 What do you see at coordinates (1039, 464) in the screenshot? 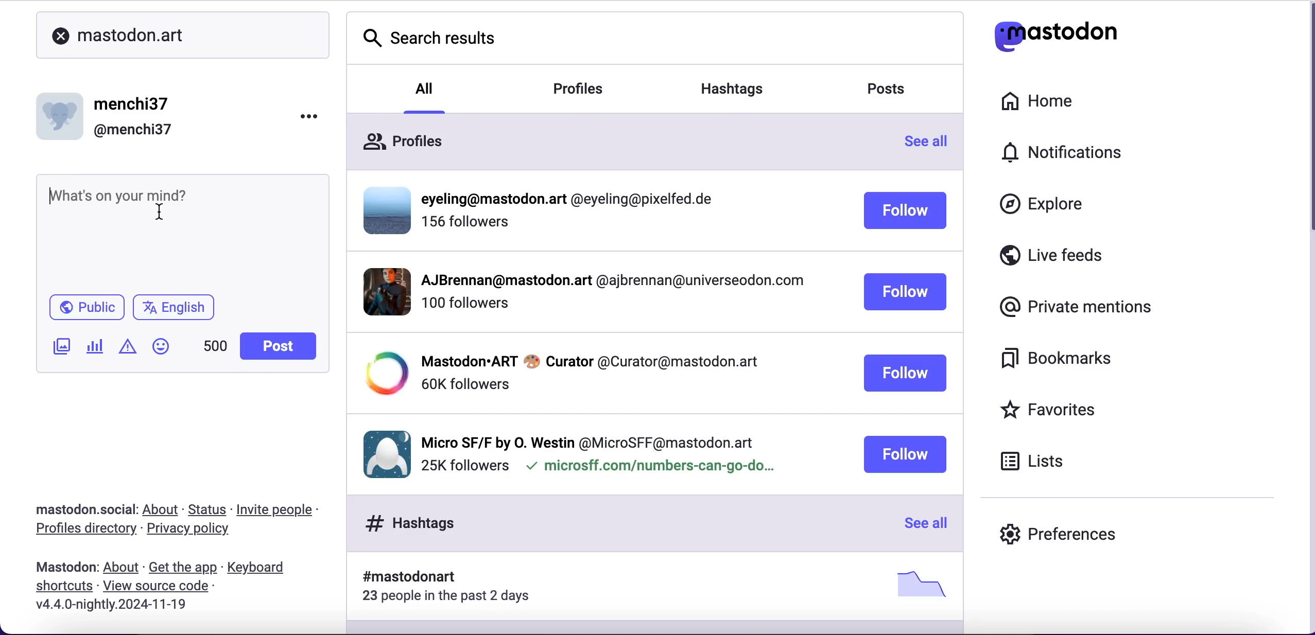
I see `lists` at bounding box center [1039, 464].